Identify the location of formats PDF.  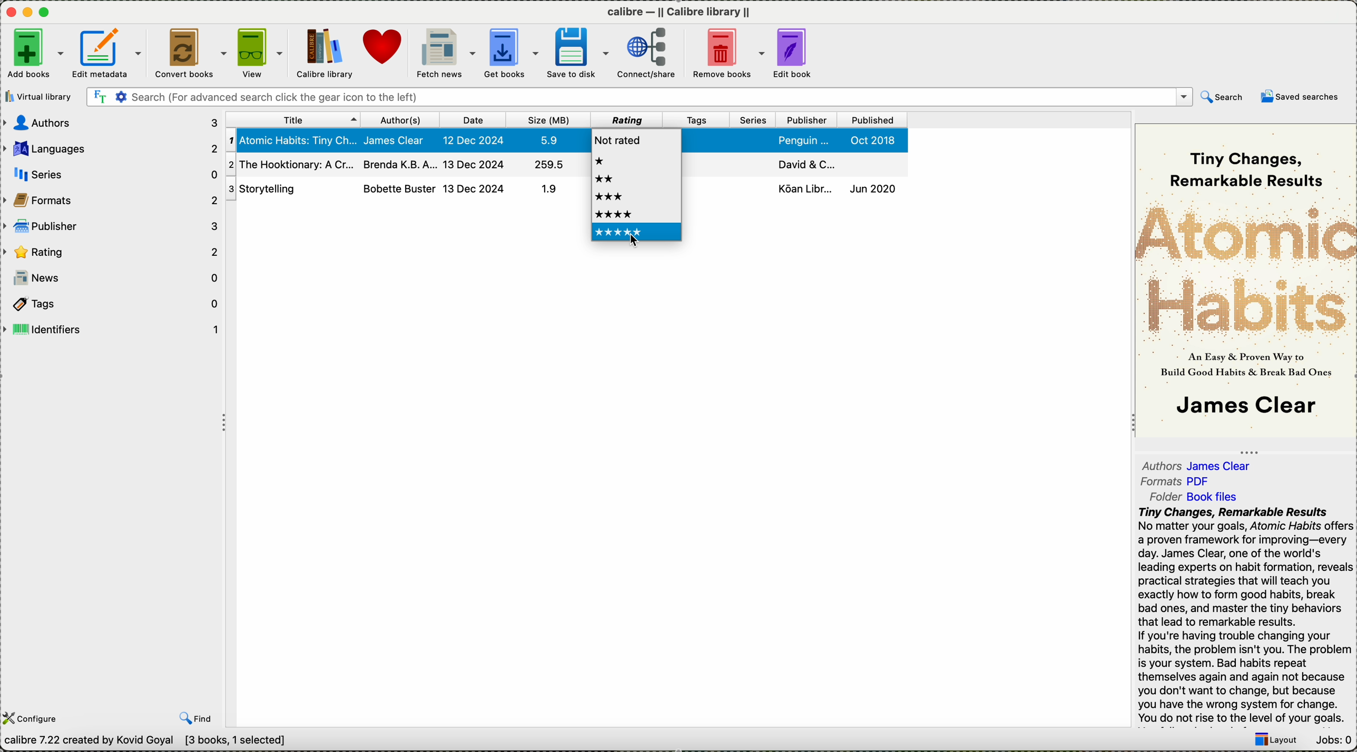
(1158, 482).